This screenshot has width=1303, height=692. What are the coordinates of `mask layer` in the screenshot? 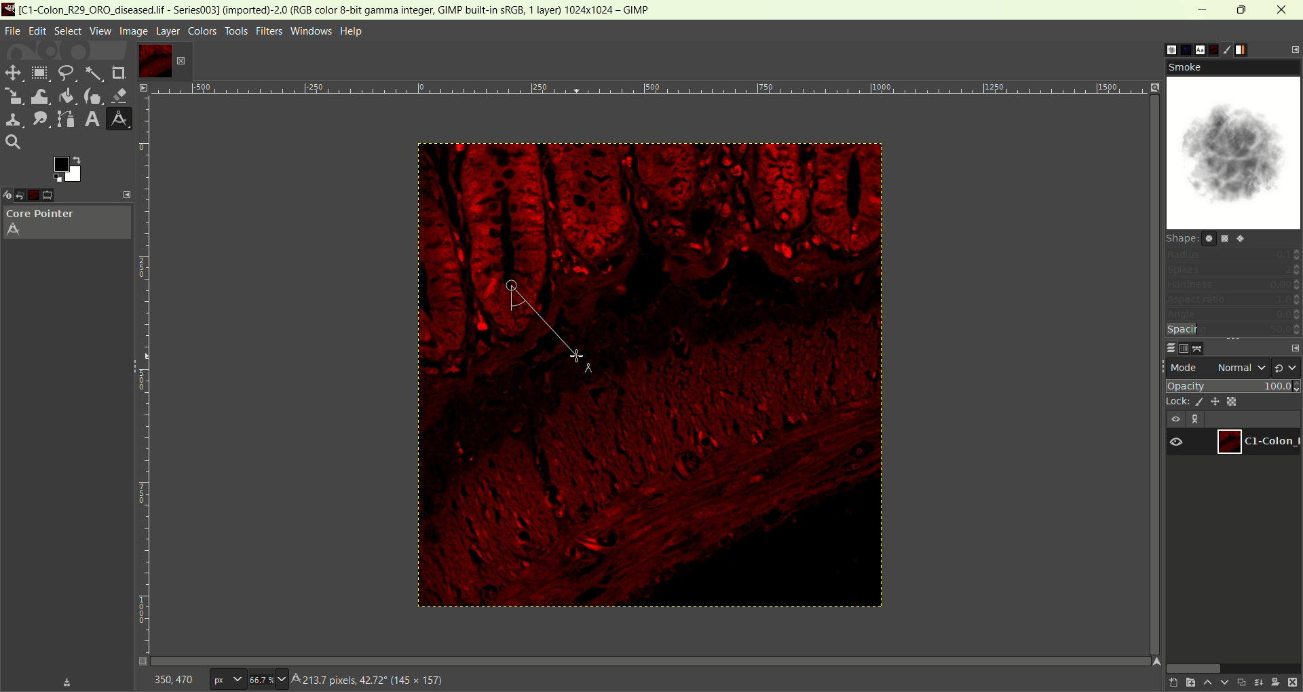 It's located at (1275, 683).